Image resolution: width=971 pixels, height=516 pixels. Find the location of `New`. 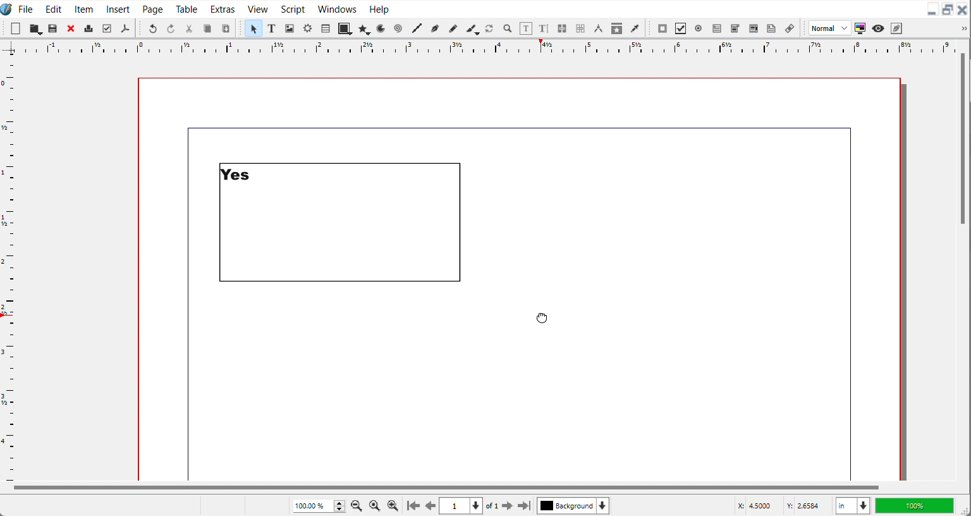

New is located at coordinates (16, 28).